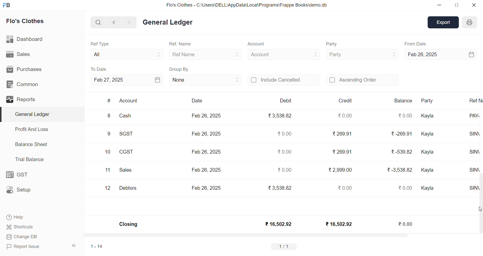  What do you see at coordinates (284, 134) in the screenshot?
I see `₹0.00` at bounding box center [284, 134].